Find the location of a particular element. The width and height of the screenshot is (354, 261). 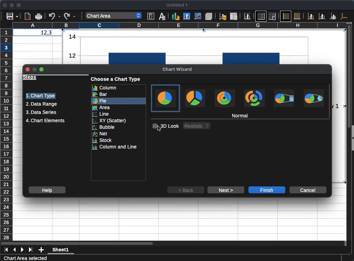

3D view is located at coordinates (209, 16).